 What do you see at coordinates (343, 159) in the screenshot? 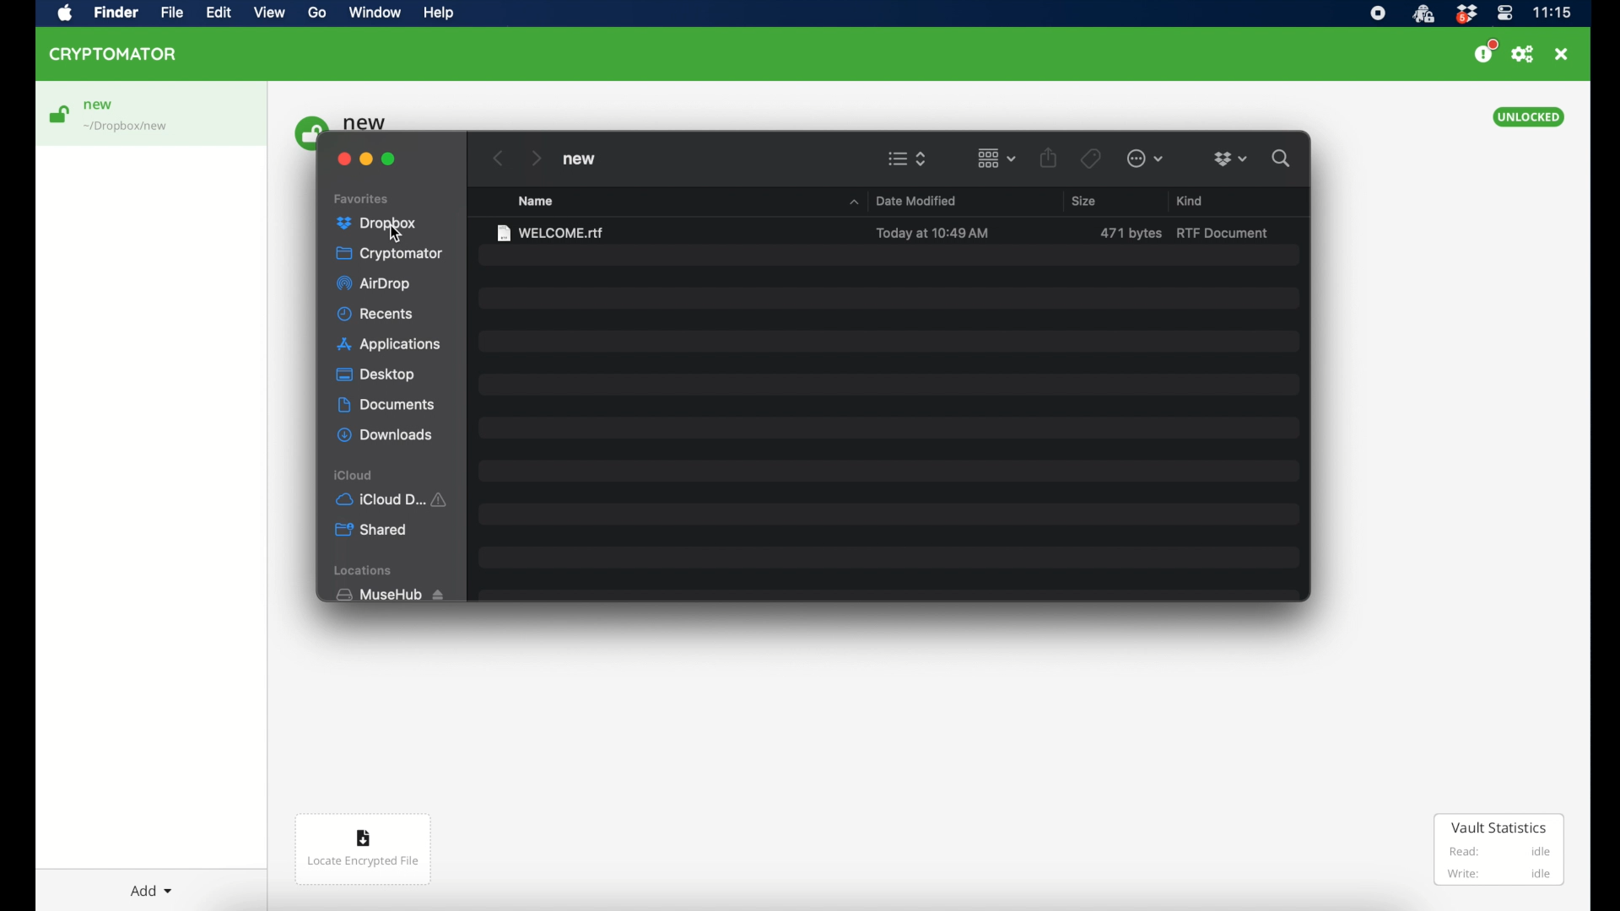
I see `close` at bounding box center [343, 159].